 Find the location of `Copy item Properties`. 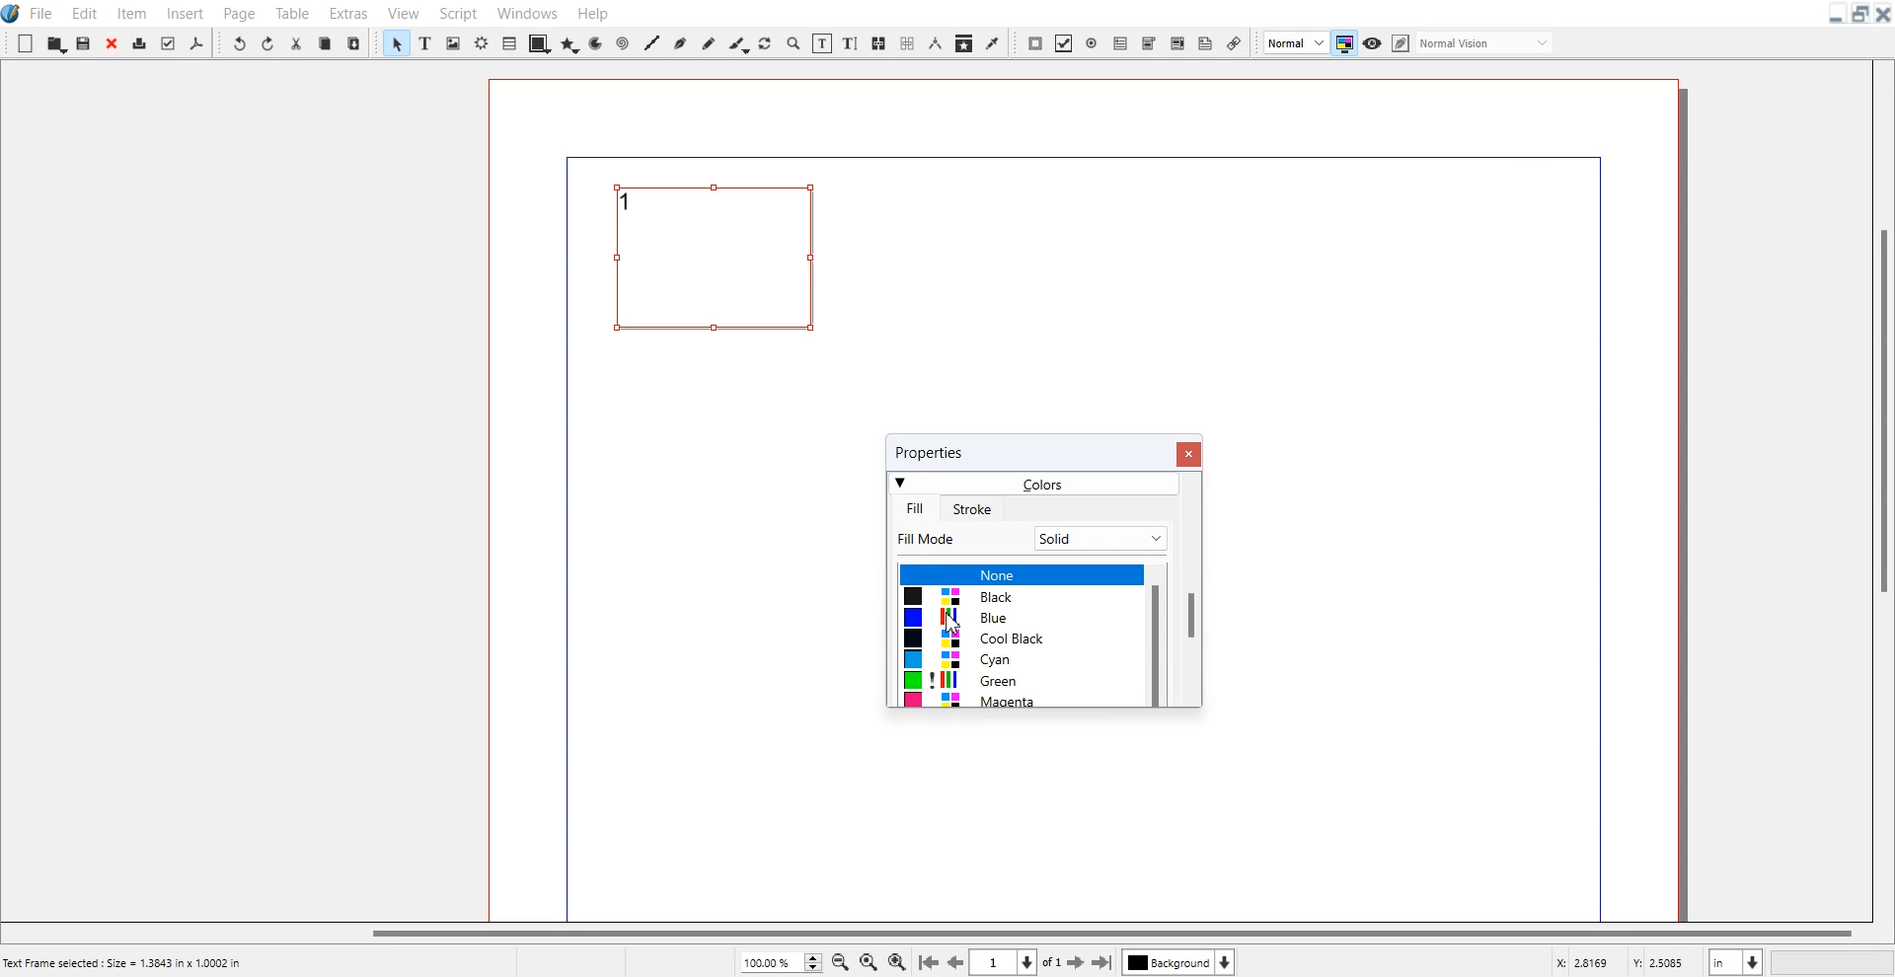

Copy item Properties is located at coordinates (963, 42).